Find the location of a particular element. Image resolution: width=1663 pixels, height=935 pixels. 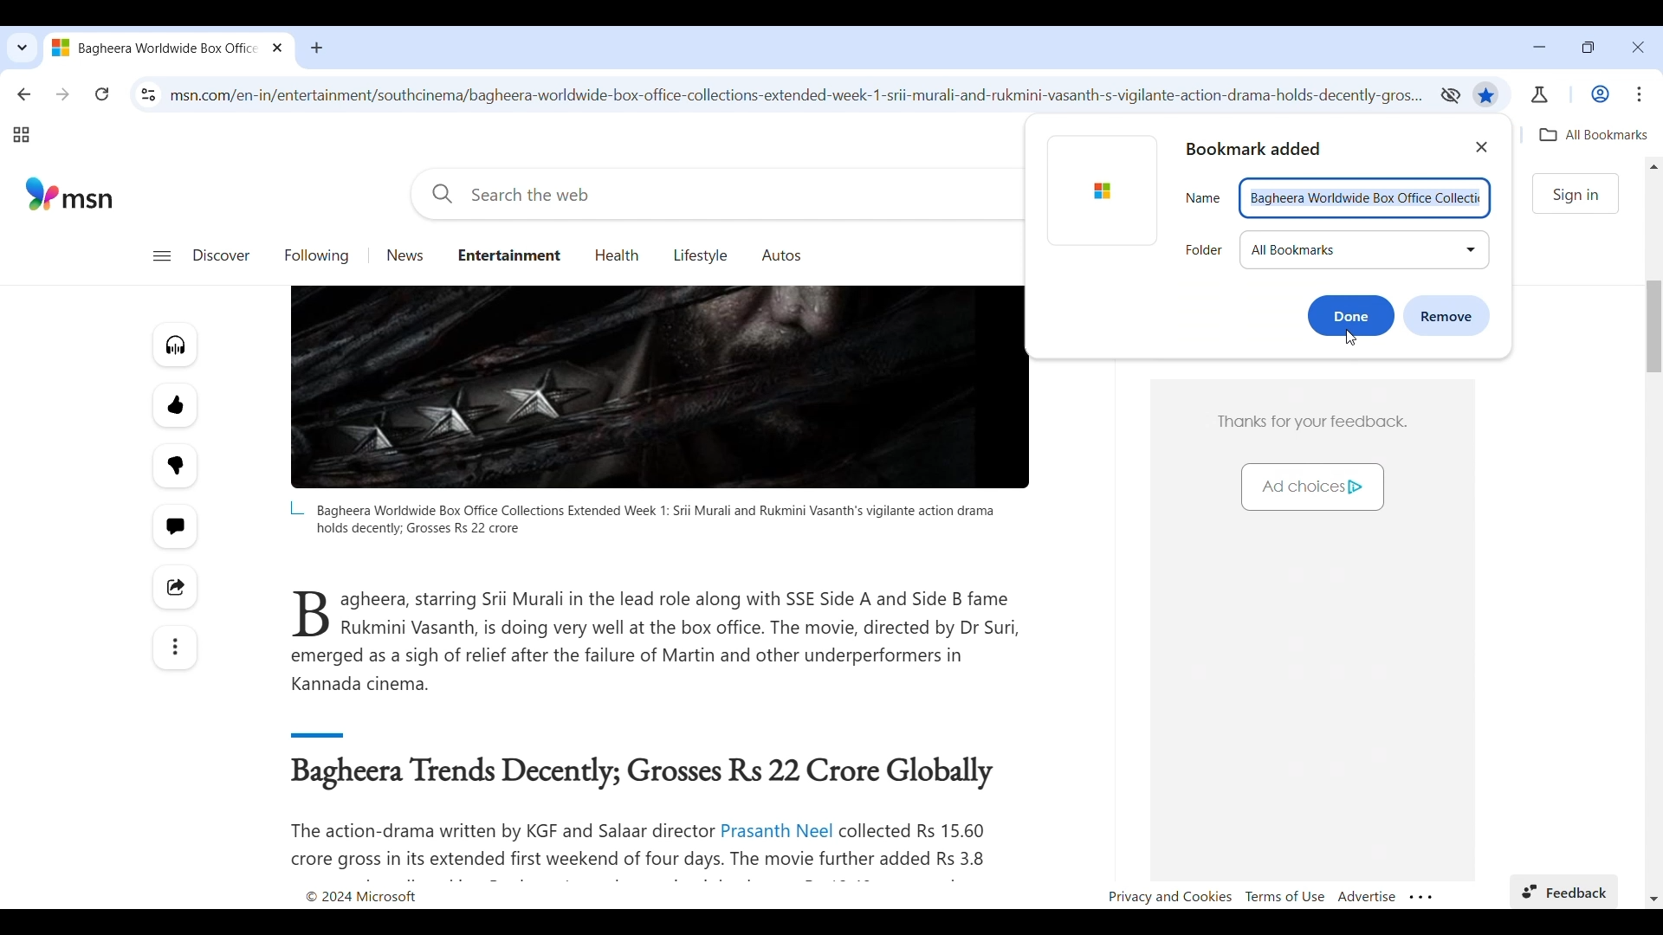

demarcating line is located at coordinates (352, 732).